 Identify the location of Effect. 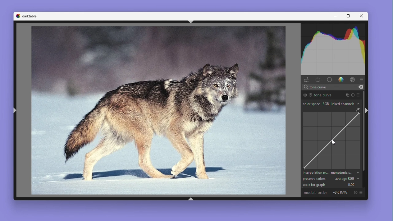
(352, 80).